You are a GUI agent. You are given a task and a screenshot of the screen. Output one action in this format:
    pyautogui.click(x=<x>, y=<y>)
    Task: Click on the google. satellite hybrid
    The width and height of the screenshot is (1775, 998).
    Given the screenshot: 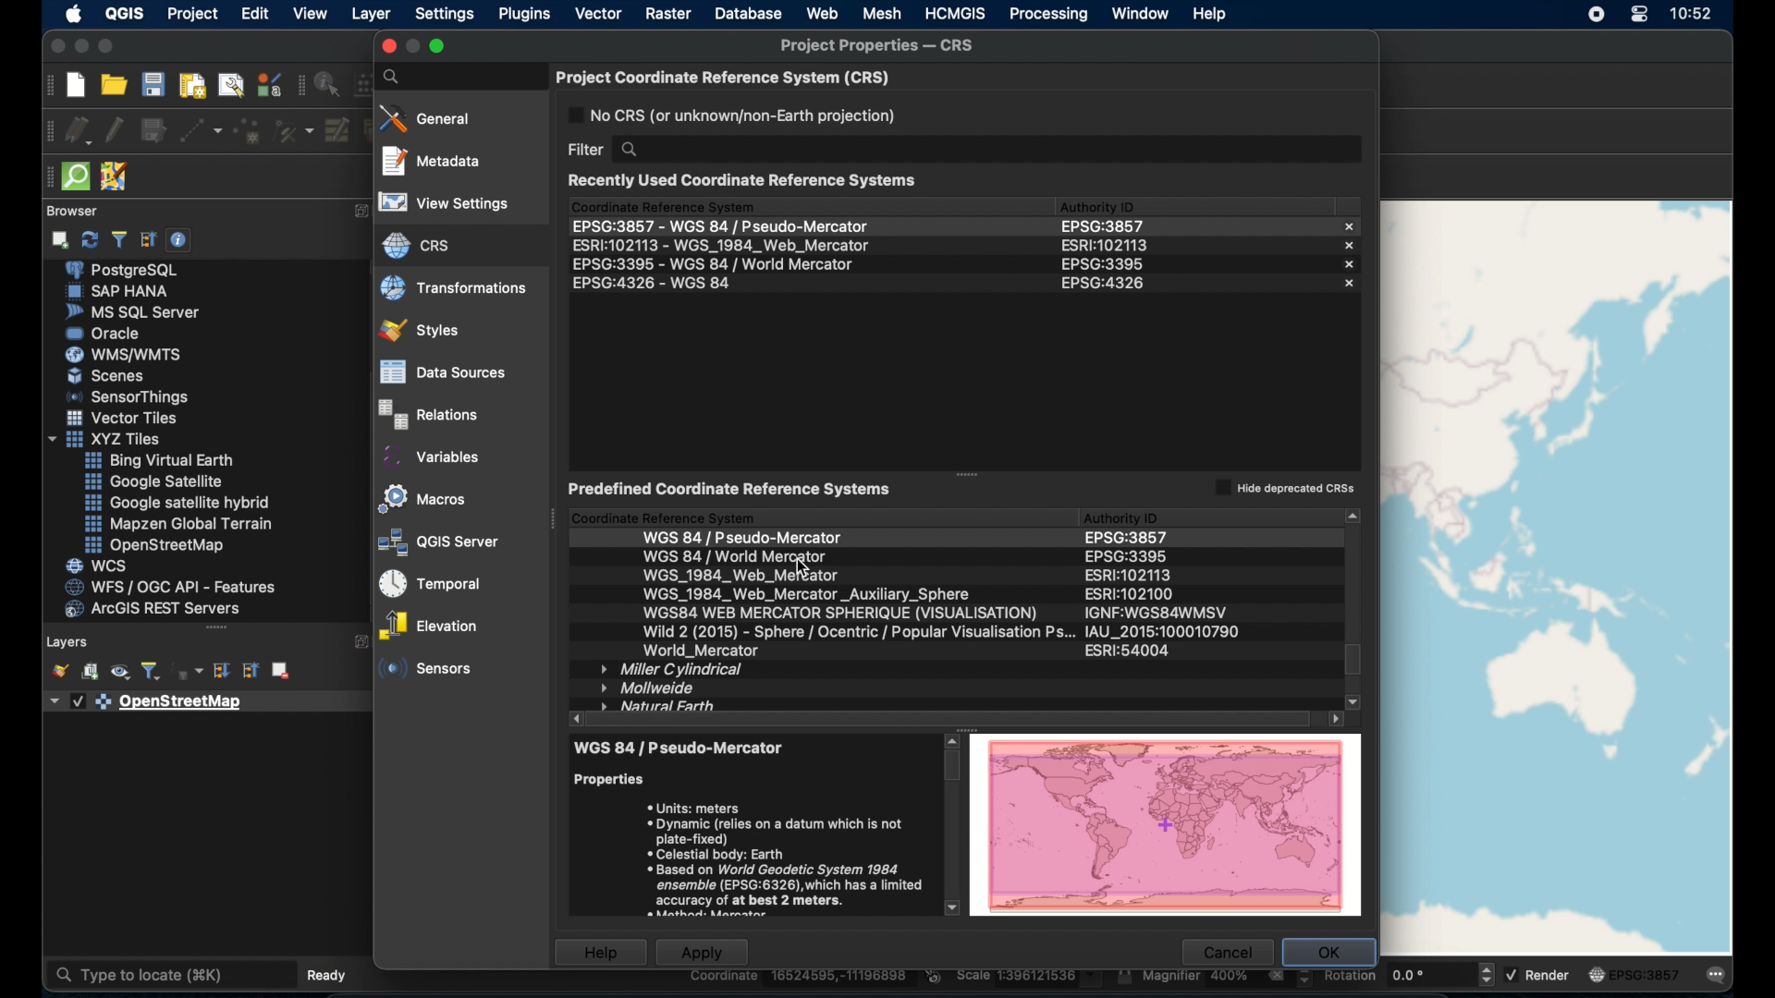 What is the action you would take?
    pyautogui.click(x=176, y=505)
    